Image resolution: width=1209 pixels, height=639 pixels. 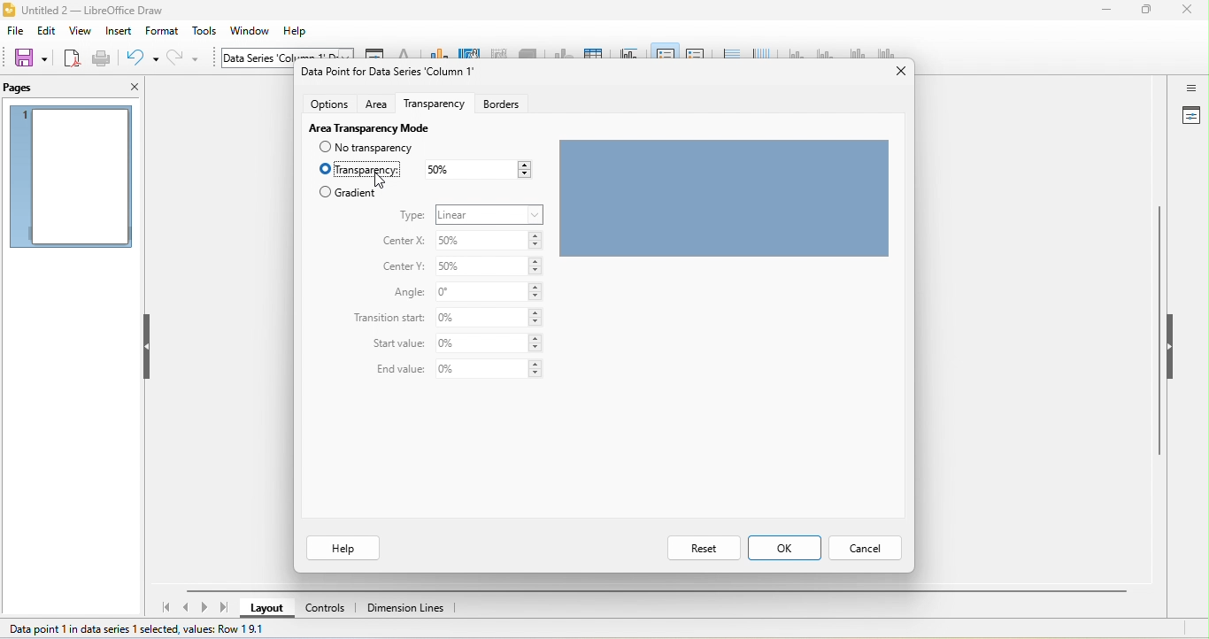 What do you see at coordinates (491, 292) in the screenshot?
I see `angle-0` at bounding box center [491, 292].